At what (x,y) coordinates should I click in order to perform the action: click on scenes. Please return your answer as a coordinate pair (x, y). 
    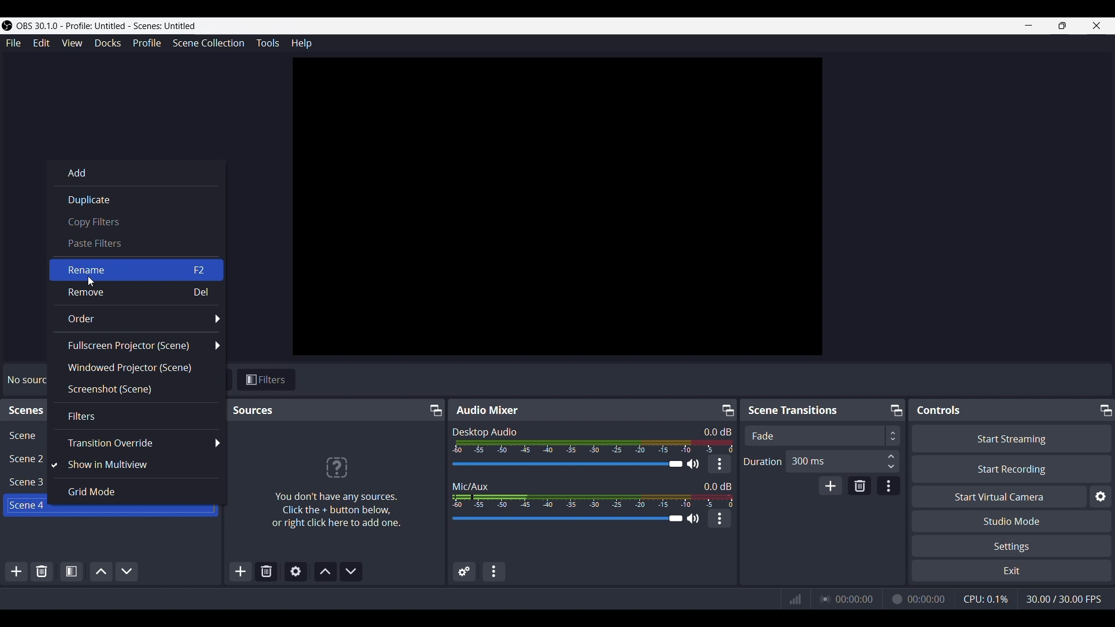
    Looking at the image, I should click on (28, 412).